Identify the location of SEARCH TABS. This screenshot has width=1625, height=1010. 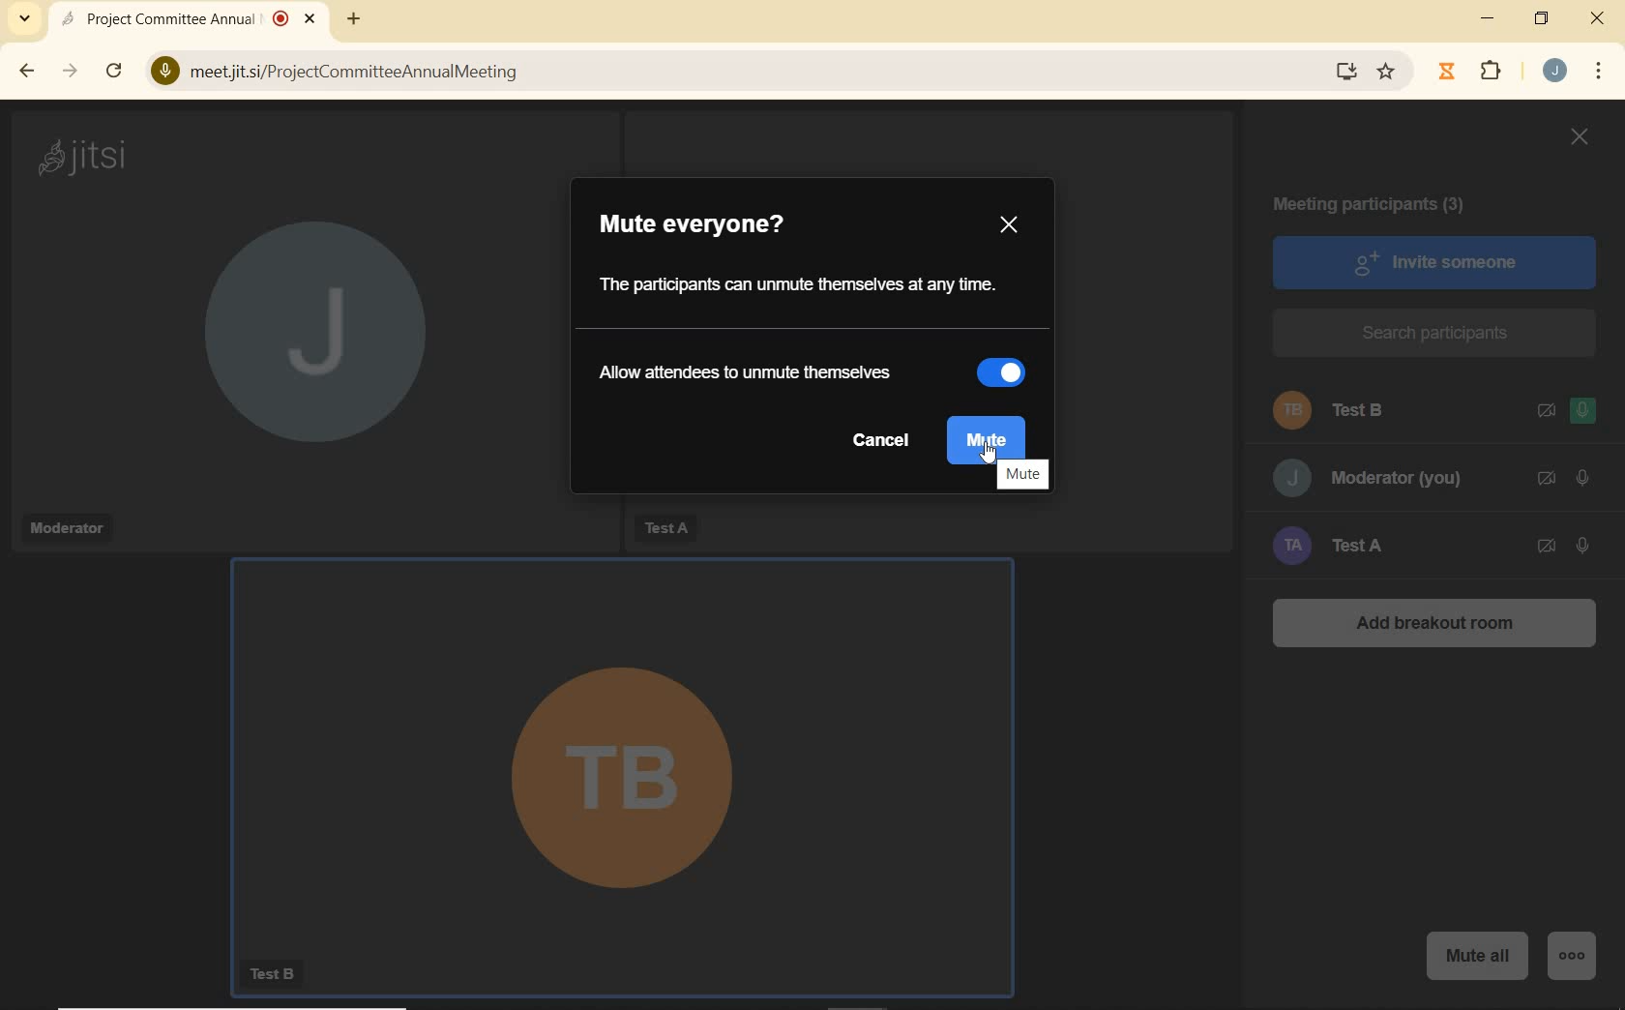
(21, 22).